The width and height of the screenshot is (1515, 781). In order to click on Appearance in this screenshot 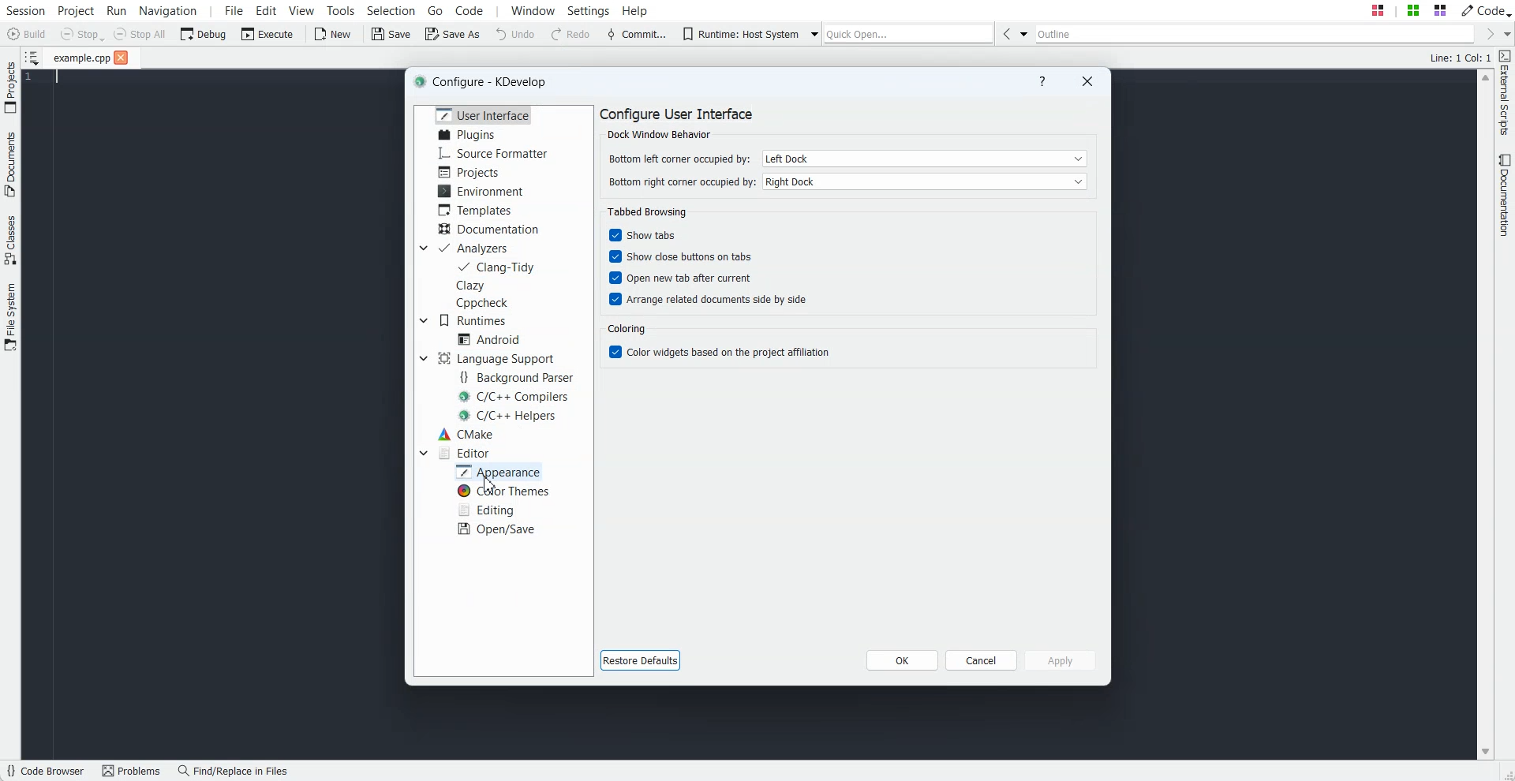, I will do `click(499, 471)`.